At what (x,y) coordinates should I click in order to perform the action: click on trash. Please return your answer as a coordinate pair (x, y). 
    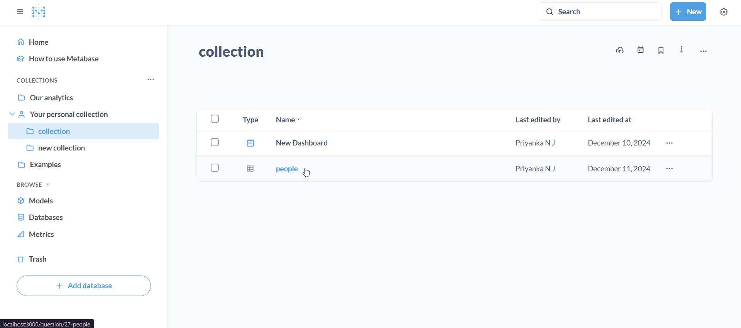
    Looking at the image, I should click on (83, 260).